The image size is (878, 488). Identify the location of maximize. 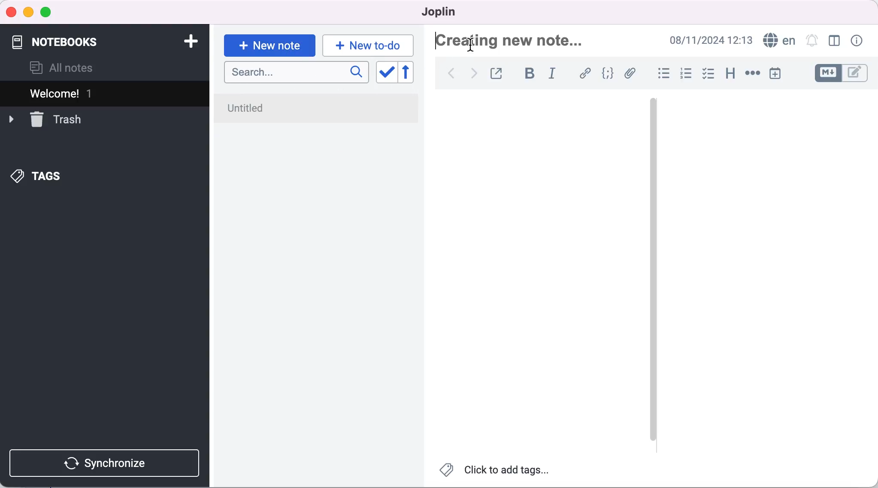
(48, 13).